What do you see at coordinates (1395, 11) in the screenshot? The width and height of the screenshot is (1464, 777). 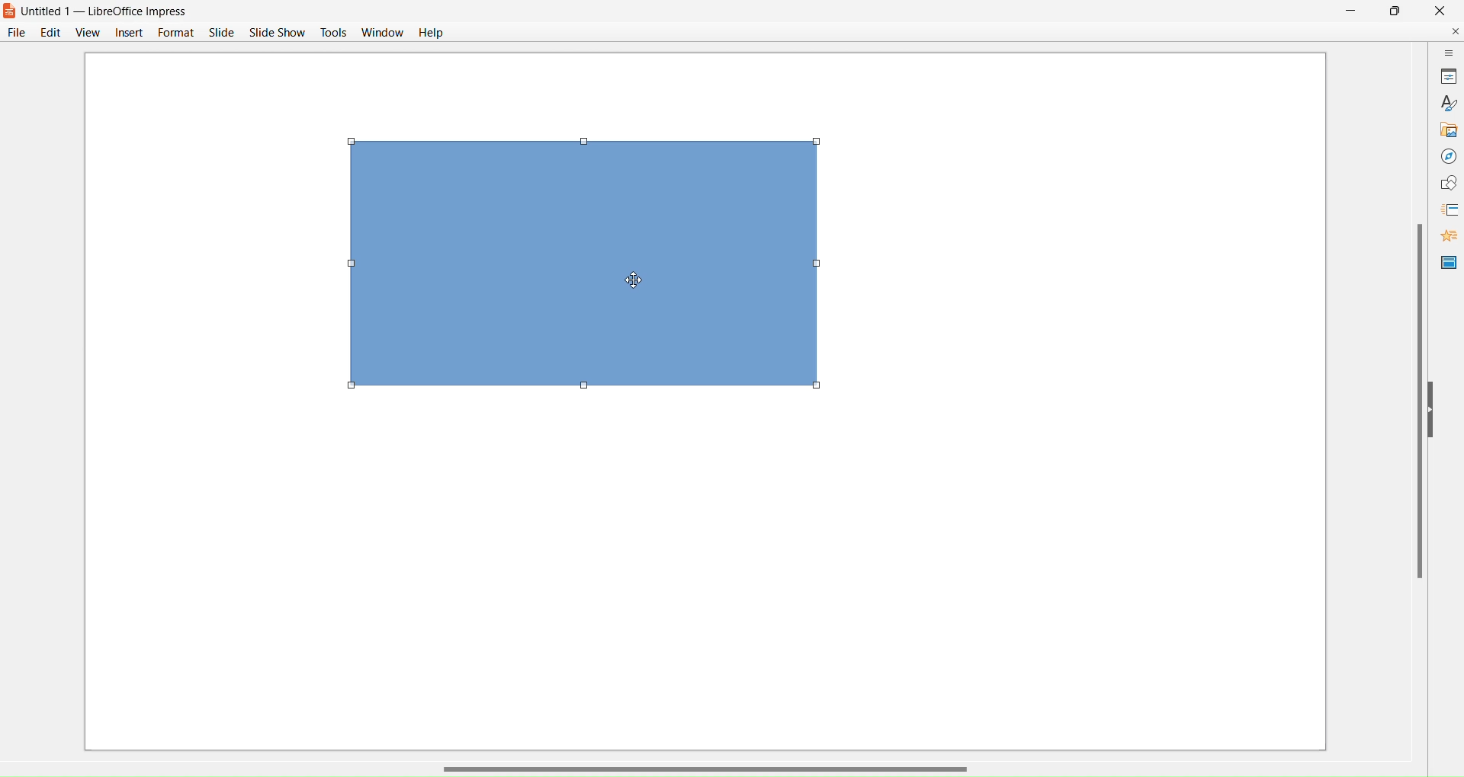 I see `Maximize` at bounding box center [1395, 11].